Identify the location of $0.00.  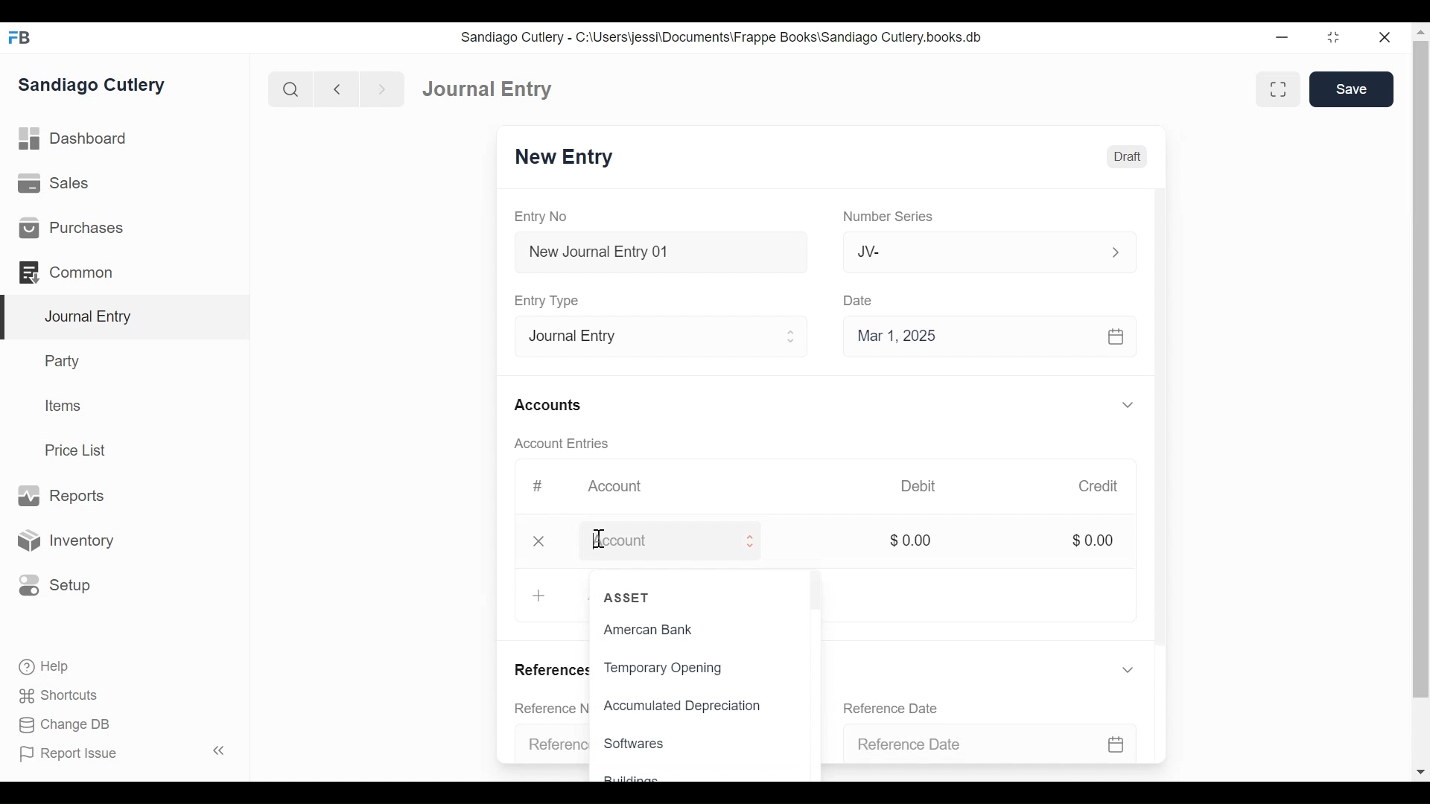
(921, 540).